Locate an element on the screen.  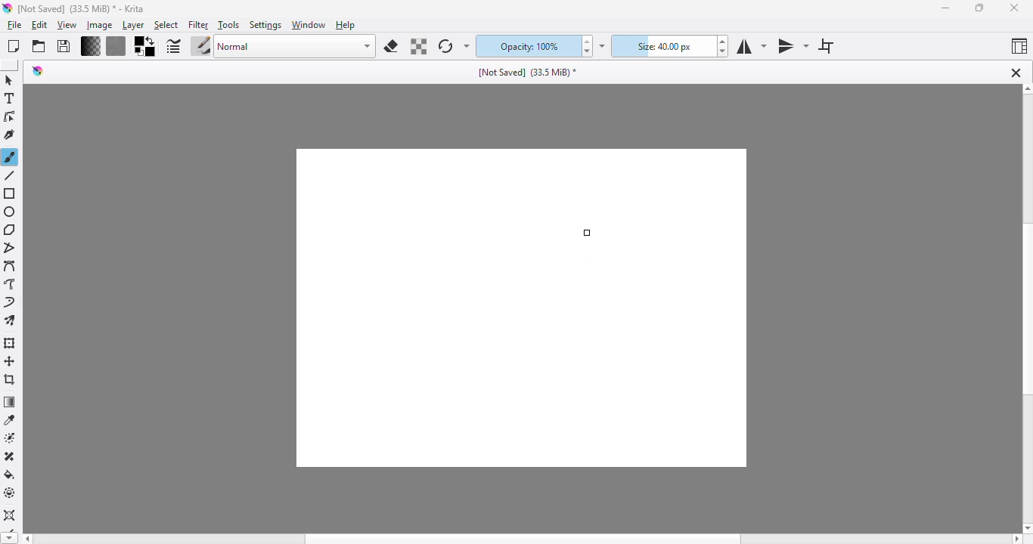
reload original preset is located at coordinates (445, 46).